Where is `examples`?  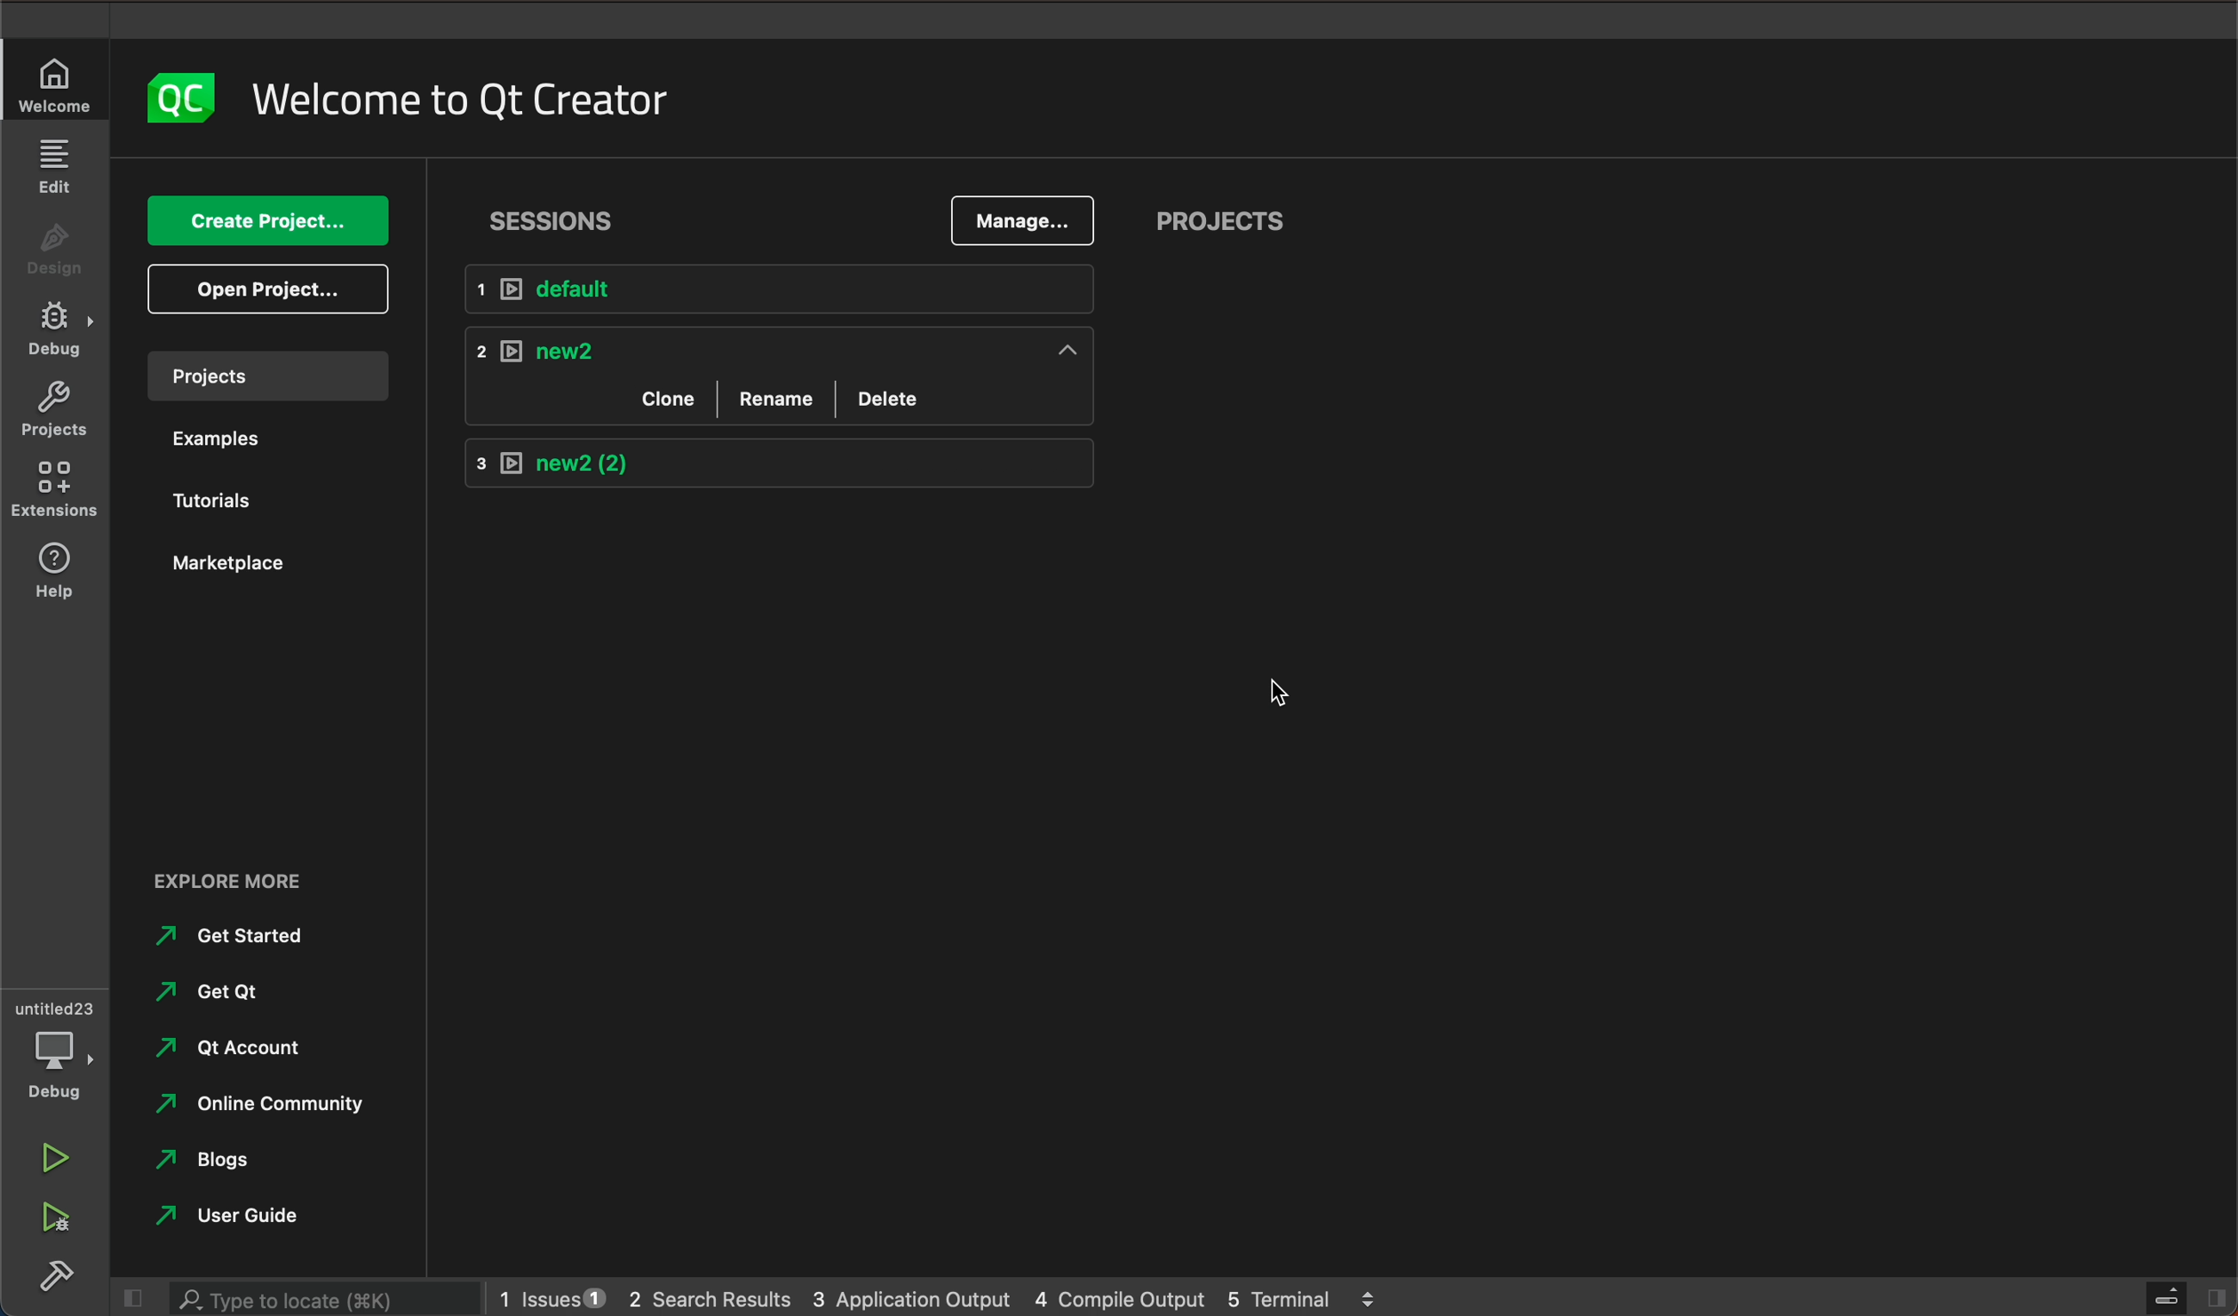 examples is located at coordinates (204, 440).